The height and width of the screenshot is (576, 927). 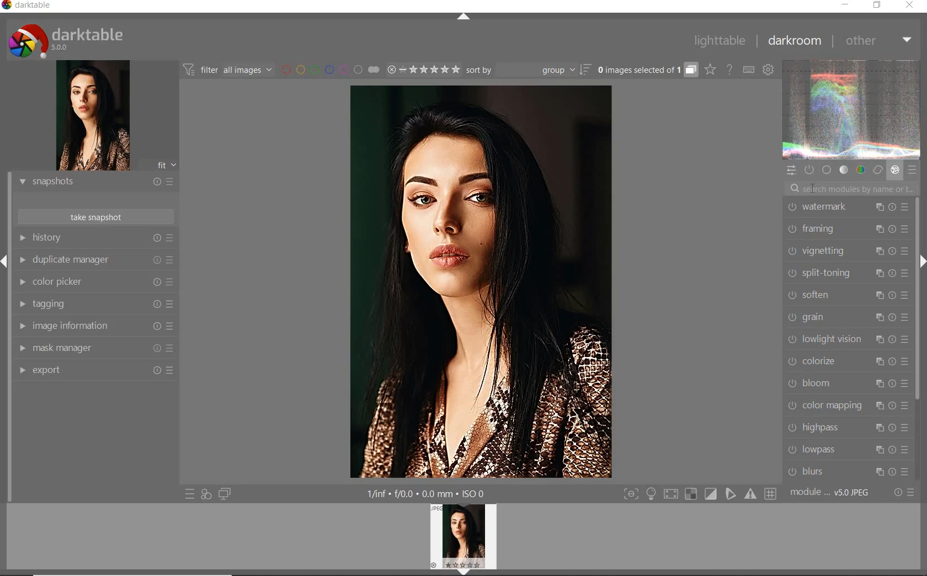 I want to click on system logo, so click(x=68, y=40).